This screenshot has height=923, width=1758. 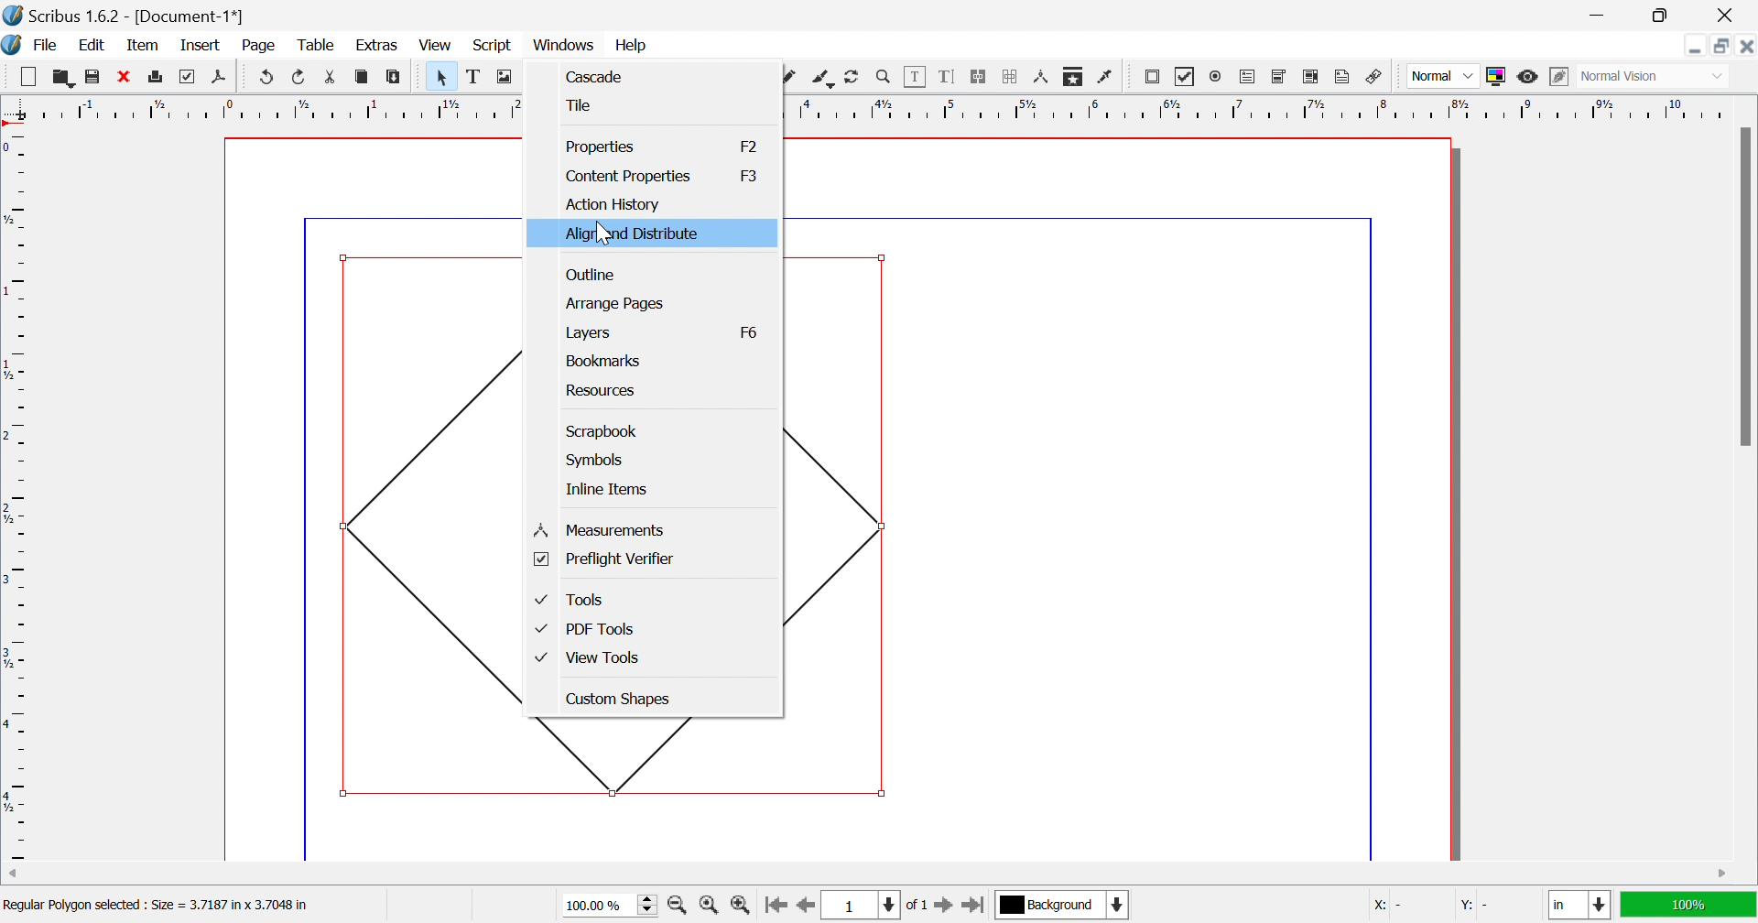 I want to click on Shape, so click(x=604, y=78).